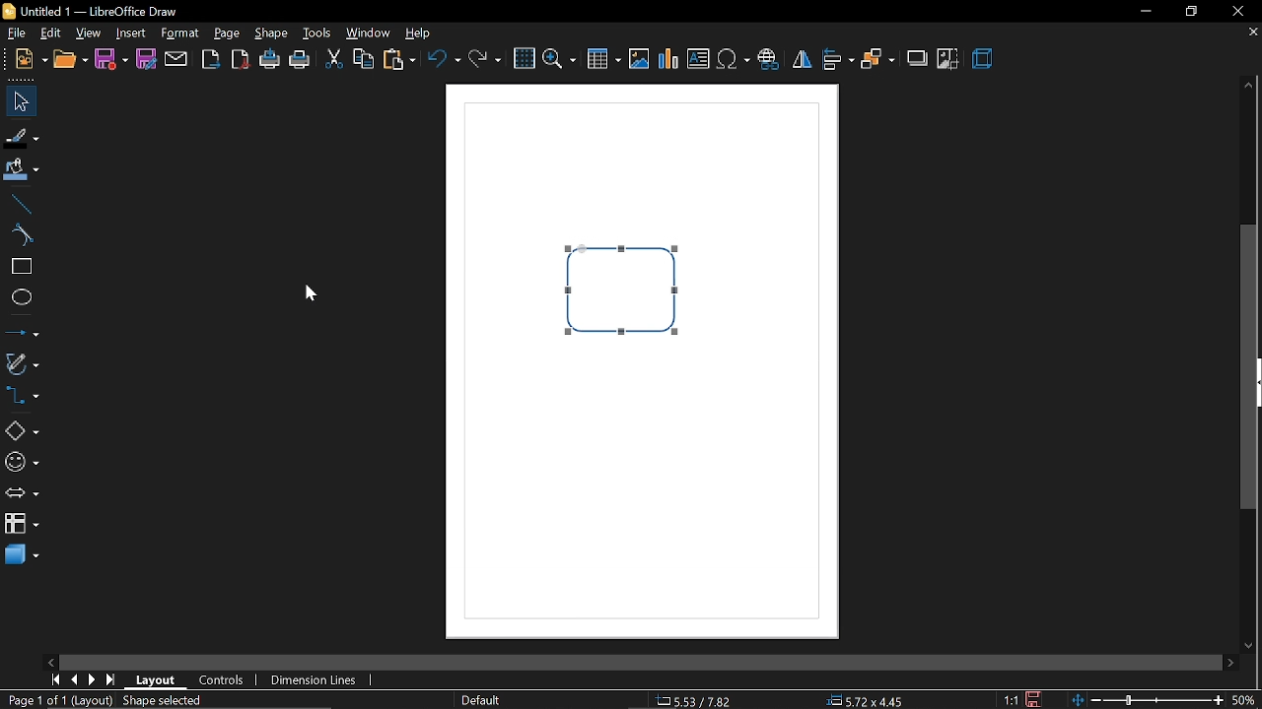 Image resolution: width=1262 pixels, height=709 pixels. I want to click on shadow, so click(915, 59).